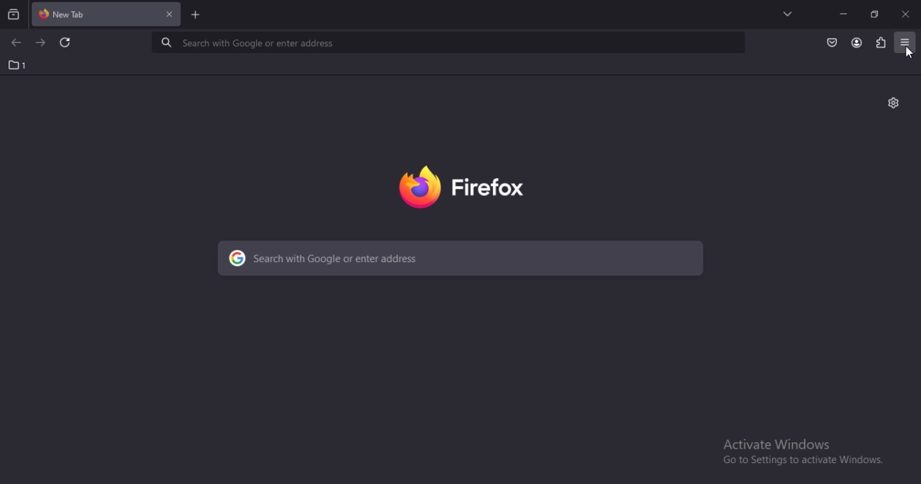 This screenshot has width=921, height=484. Describe the element at coordinates (905, 13) in the screenshot. I see `close` at that location.